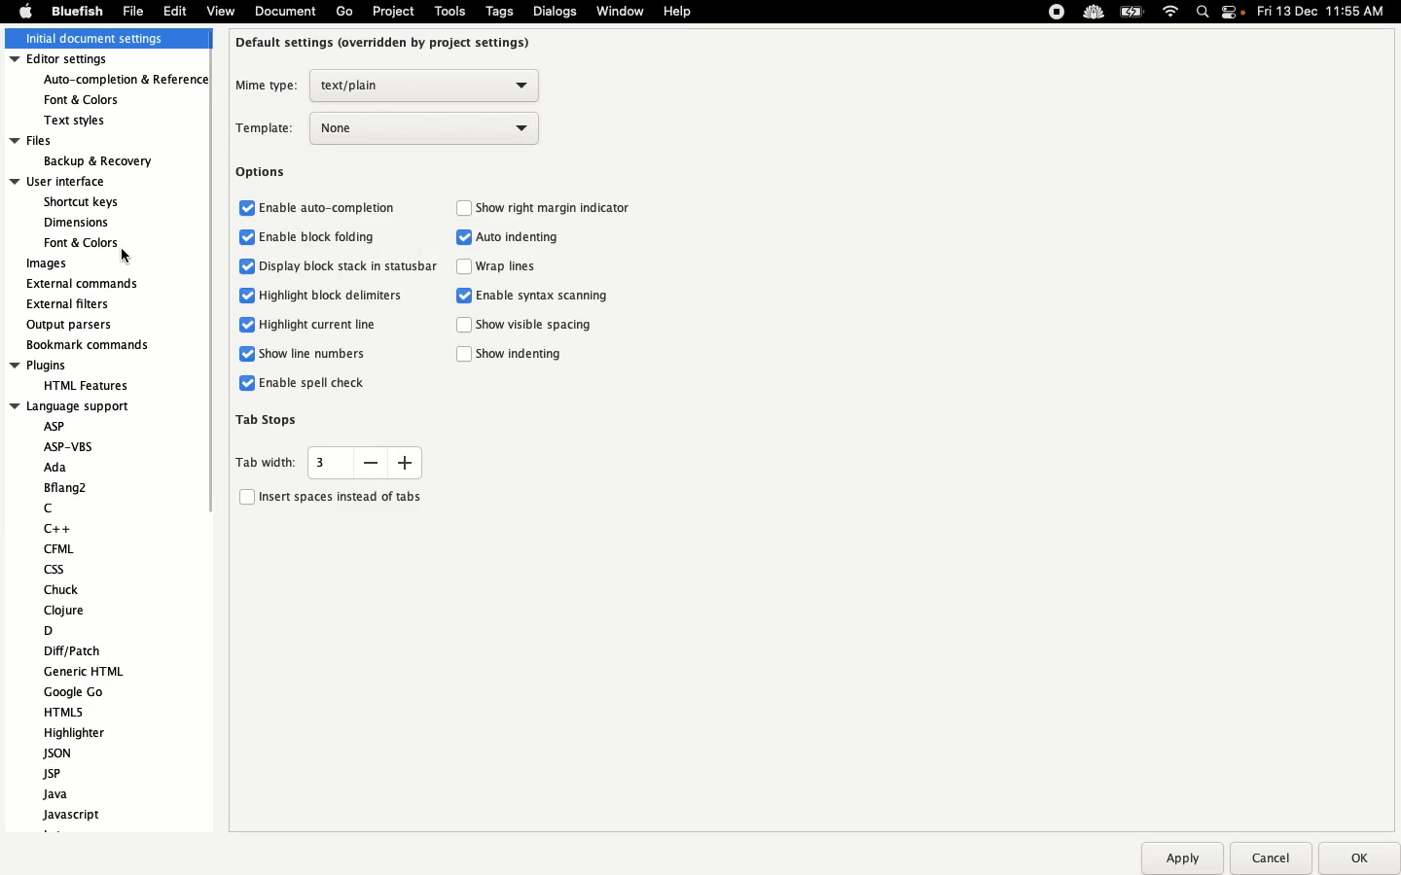 Image resolution: width=1401 pixels, height=875 pixels. I want to click on Default settings, so click(385, 42).